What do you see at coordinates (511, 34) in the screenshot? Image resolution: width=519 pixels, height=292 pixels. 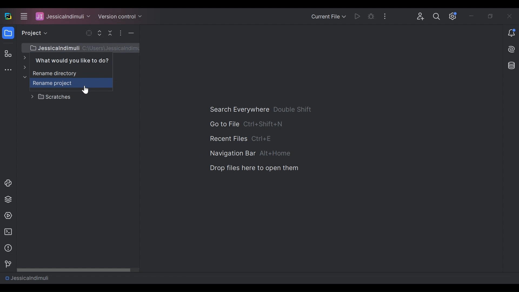 I see `Notification` at bounding box center [511, 34].